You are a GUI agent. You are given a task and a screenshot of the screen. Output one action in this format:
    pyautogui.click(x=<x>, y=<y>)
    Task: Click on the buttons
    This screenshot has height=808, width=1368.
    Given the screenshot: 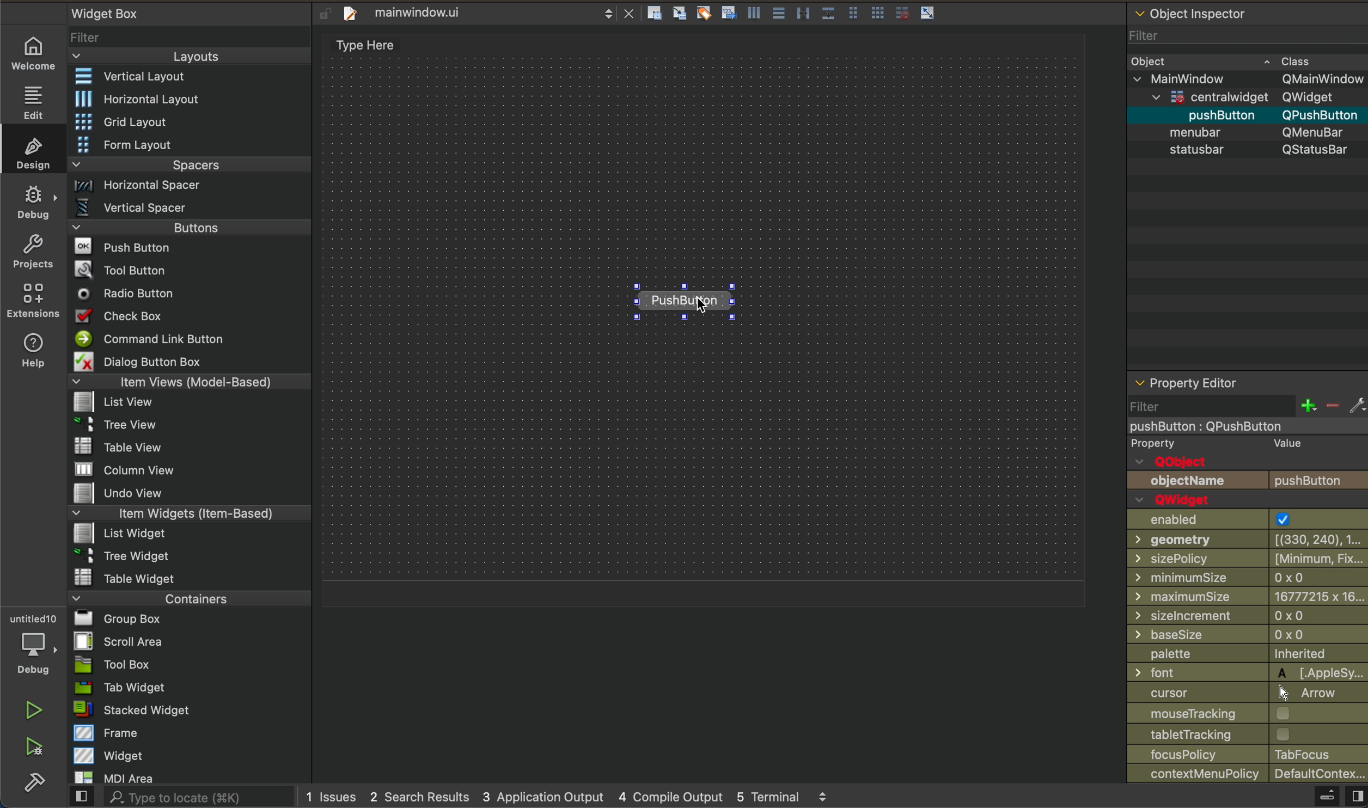 What is the action you would take?
    pyautogui.click(x=187, y=228)
    